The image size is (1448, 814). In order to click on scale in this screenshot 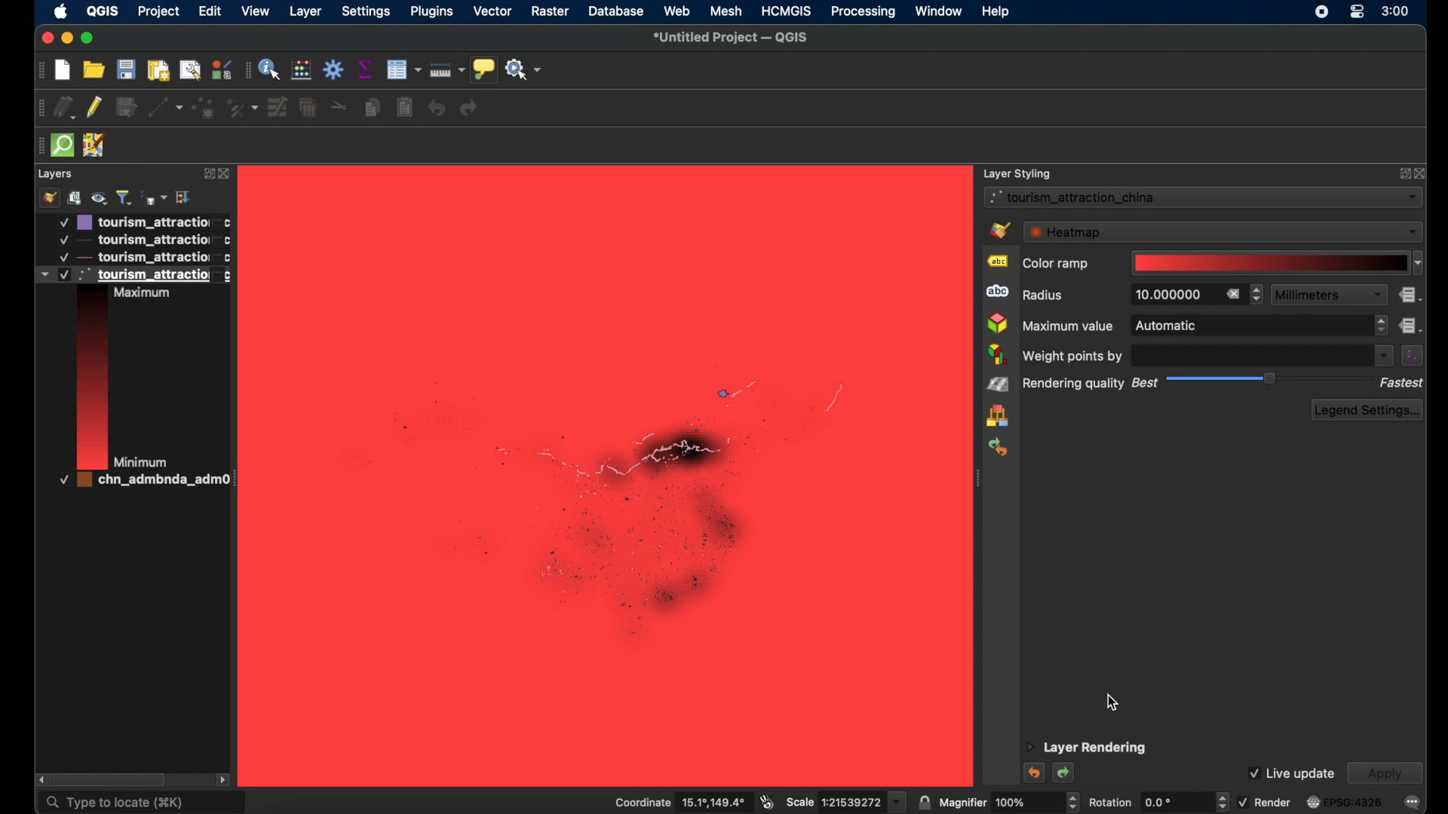, I will do `click(846, 801)`.